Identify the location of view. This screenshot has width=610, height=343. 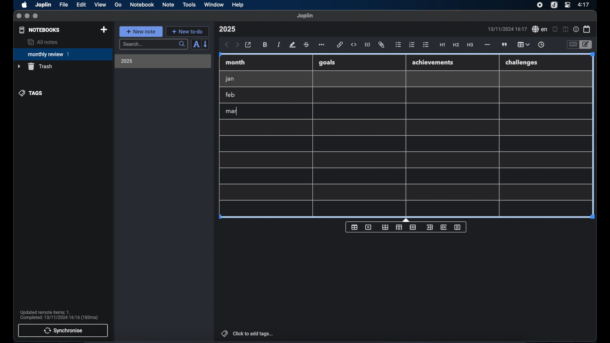
(100, 5).